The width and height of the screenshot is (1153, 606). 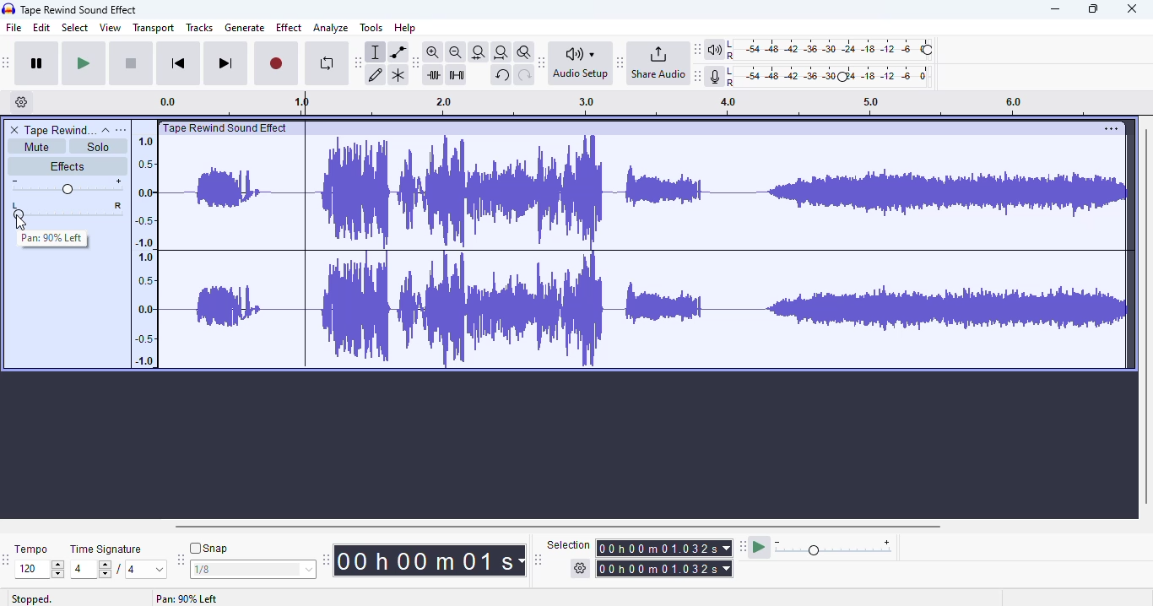 I want to click on pan, so click(x=77, y=209).